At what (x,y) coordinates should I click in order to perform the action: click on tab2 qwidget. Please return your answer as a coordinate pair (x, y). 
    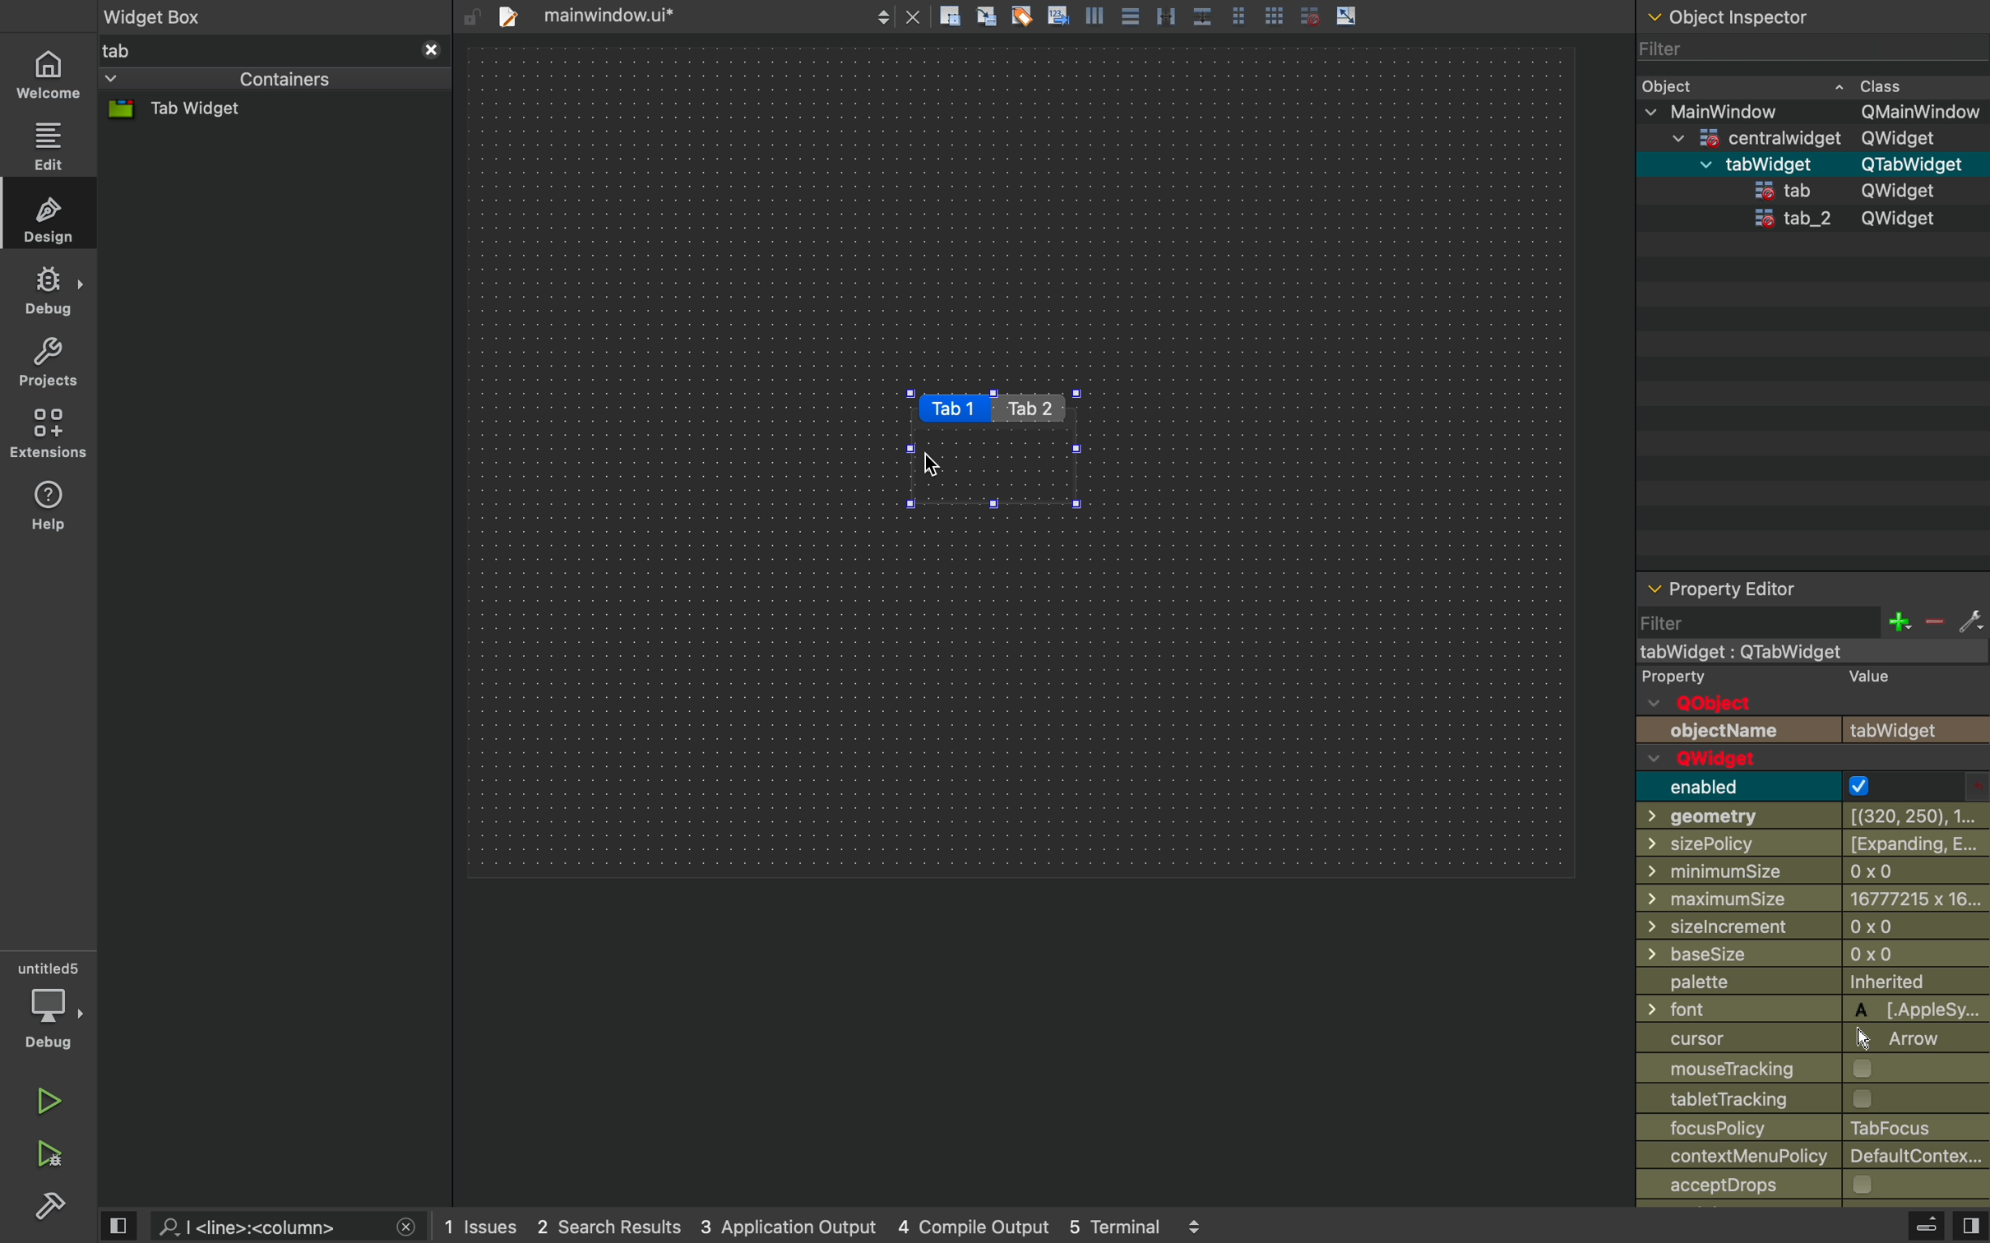
    Looking at the image, I should click on (1850, 219).